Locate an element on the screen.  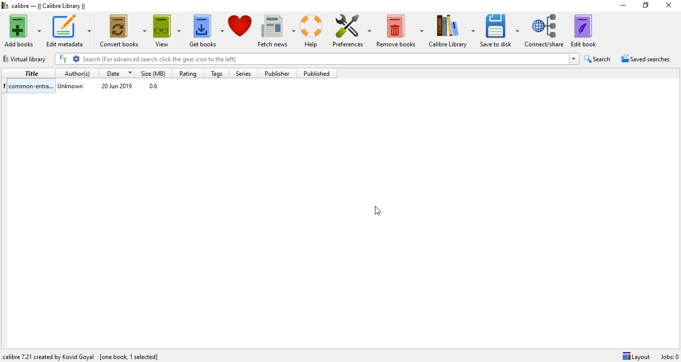
Rating is located at coordinates (189, 72).